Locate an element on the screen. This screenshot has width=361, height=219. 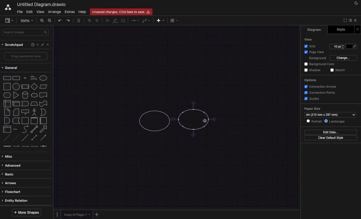
a4 (210mm x 297mm) is located at coordinates (330, 115).